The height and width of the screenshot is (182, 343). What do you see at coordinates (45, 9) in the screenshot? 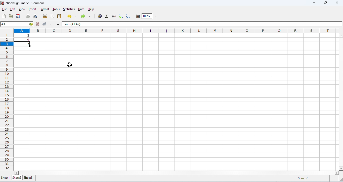
I see `format` at bounding box center [45, 9].